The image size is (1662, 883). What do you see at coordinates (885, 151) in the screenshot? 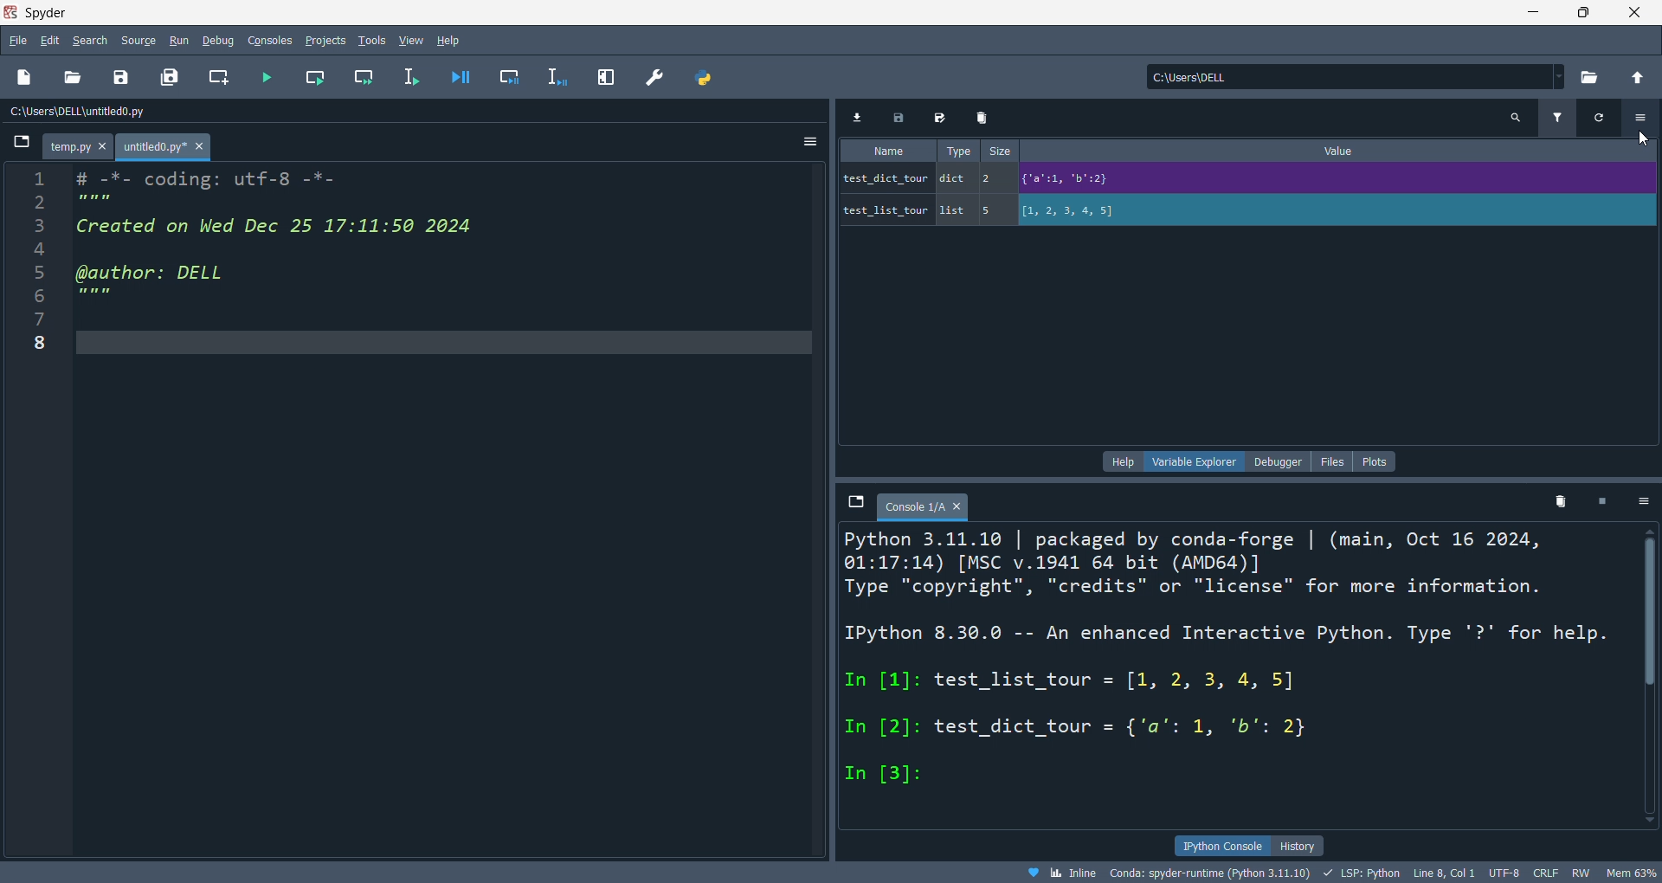
I see `name` at bounding box center [885, 151].